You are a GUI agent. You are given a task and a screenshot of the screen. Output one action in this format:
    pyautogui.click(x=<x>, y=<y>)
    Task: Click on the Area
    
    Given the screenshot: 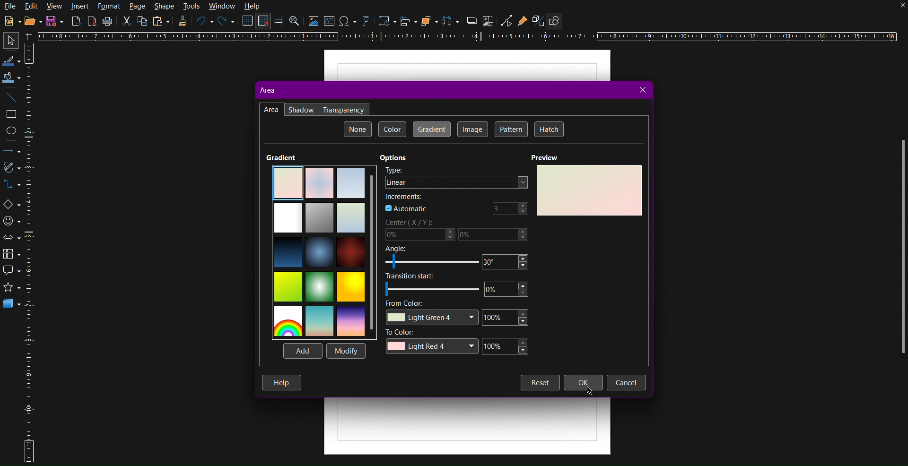 What is the action you would take?
    pyautogui.click(x=271, y=110)
    